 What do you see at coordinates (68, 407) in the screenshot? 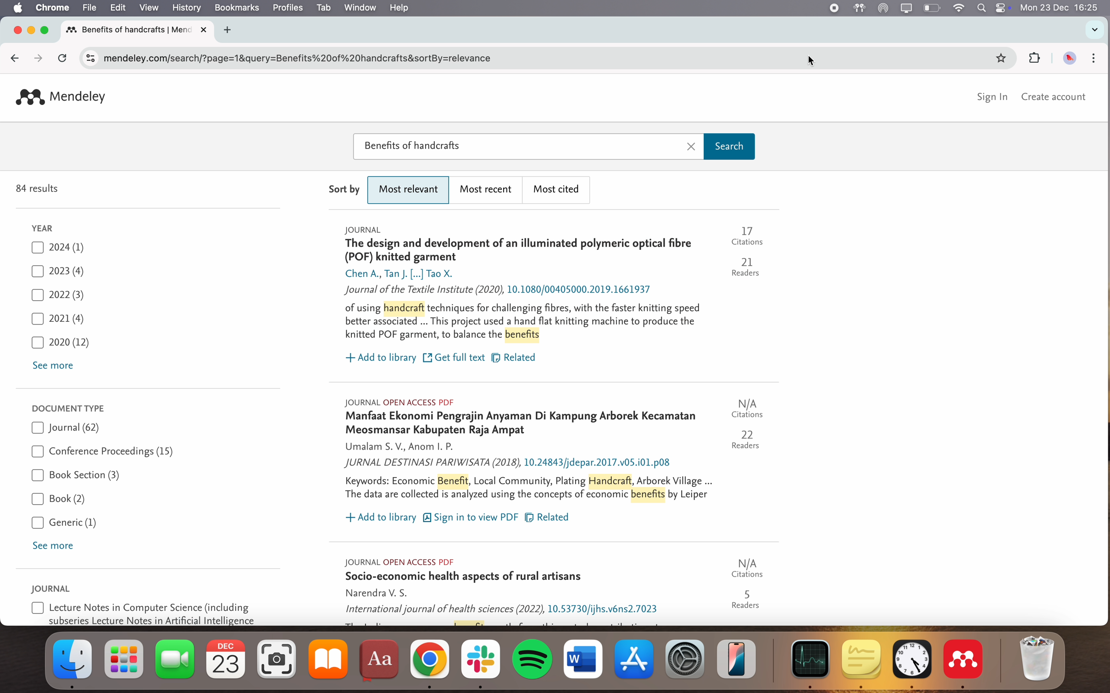
I see `document type` at bounding box center [68, 407].